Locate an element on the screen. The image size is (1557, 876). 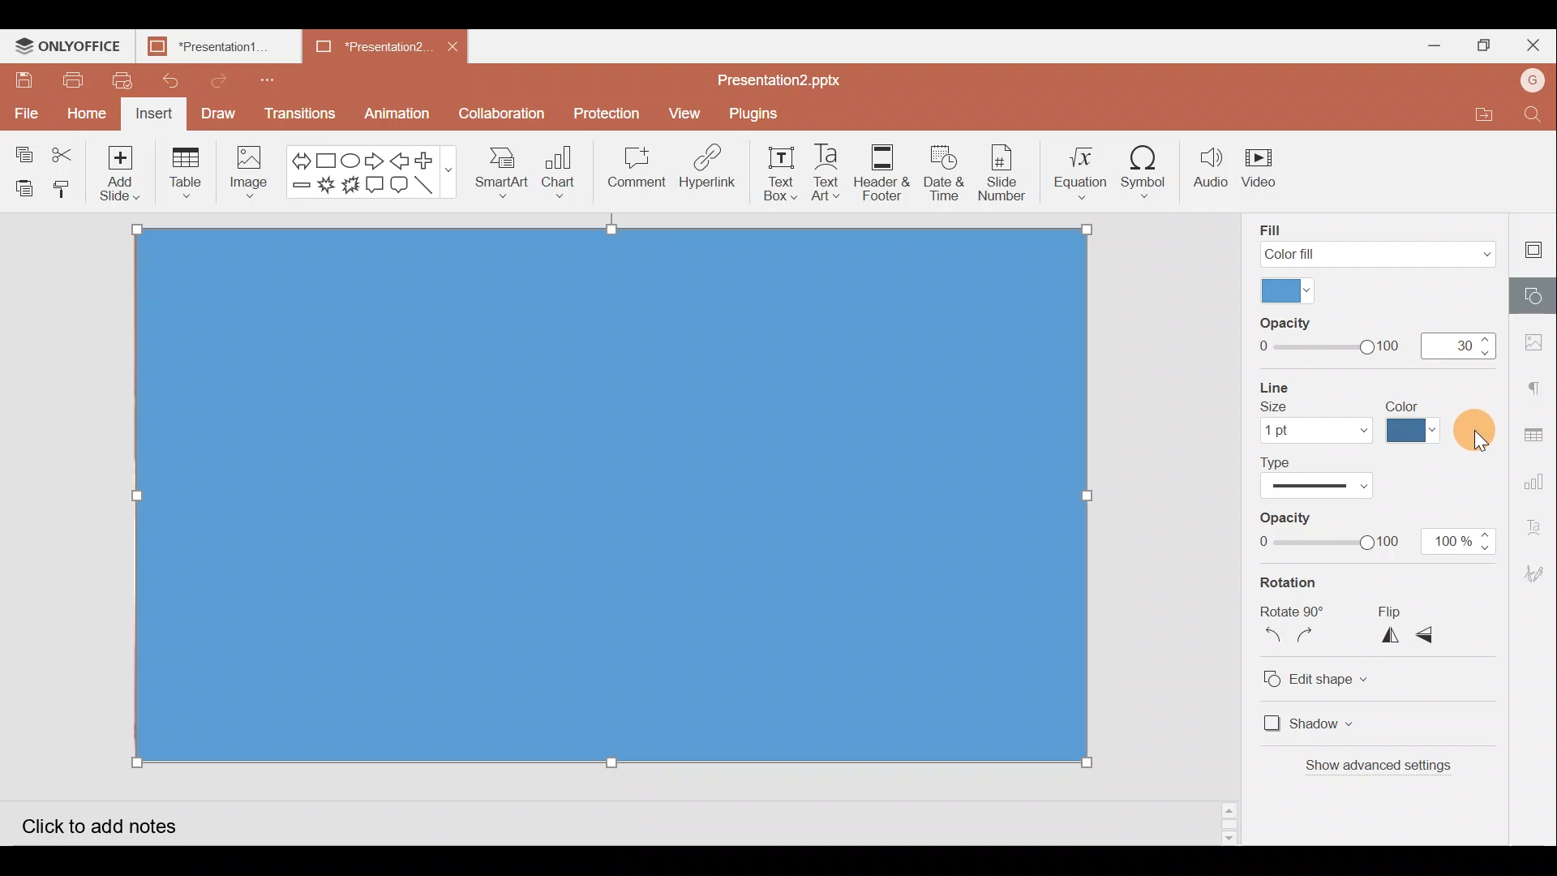
Date & time is located at coordinates (944, 172).